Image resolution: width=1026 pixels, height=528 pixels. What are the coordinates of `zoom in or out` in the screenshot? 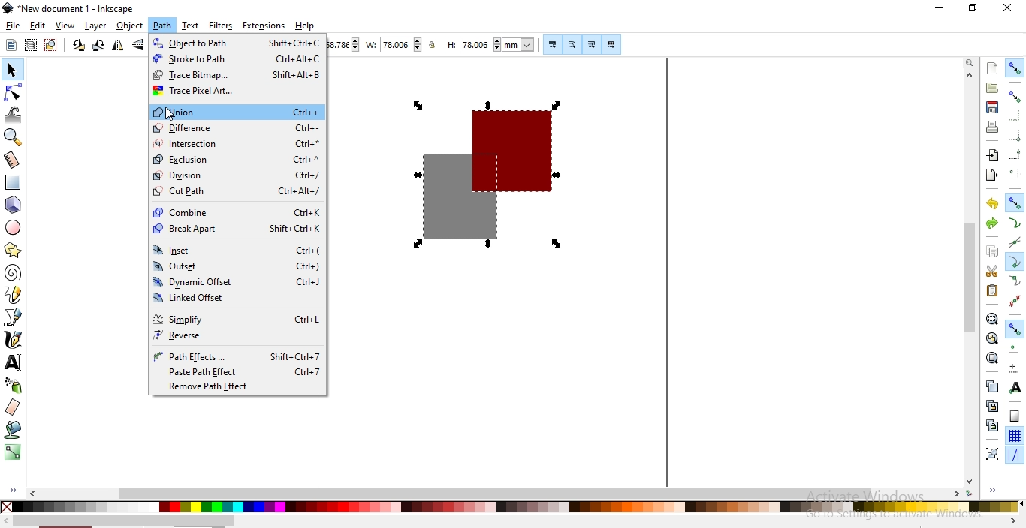 It's located at (11, 137).